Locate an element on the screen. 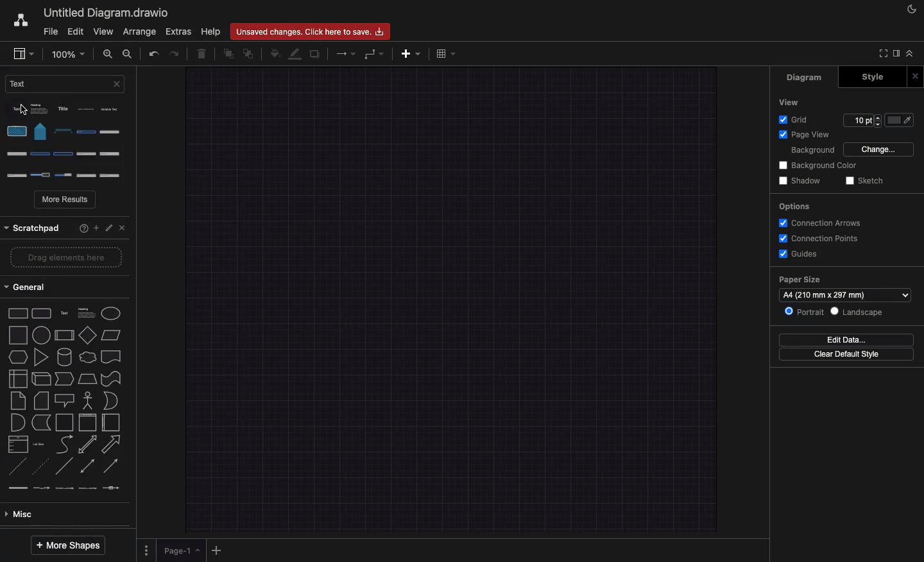 The image size is (924, 562). Add is located at coordinates (96, 226).